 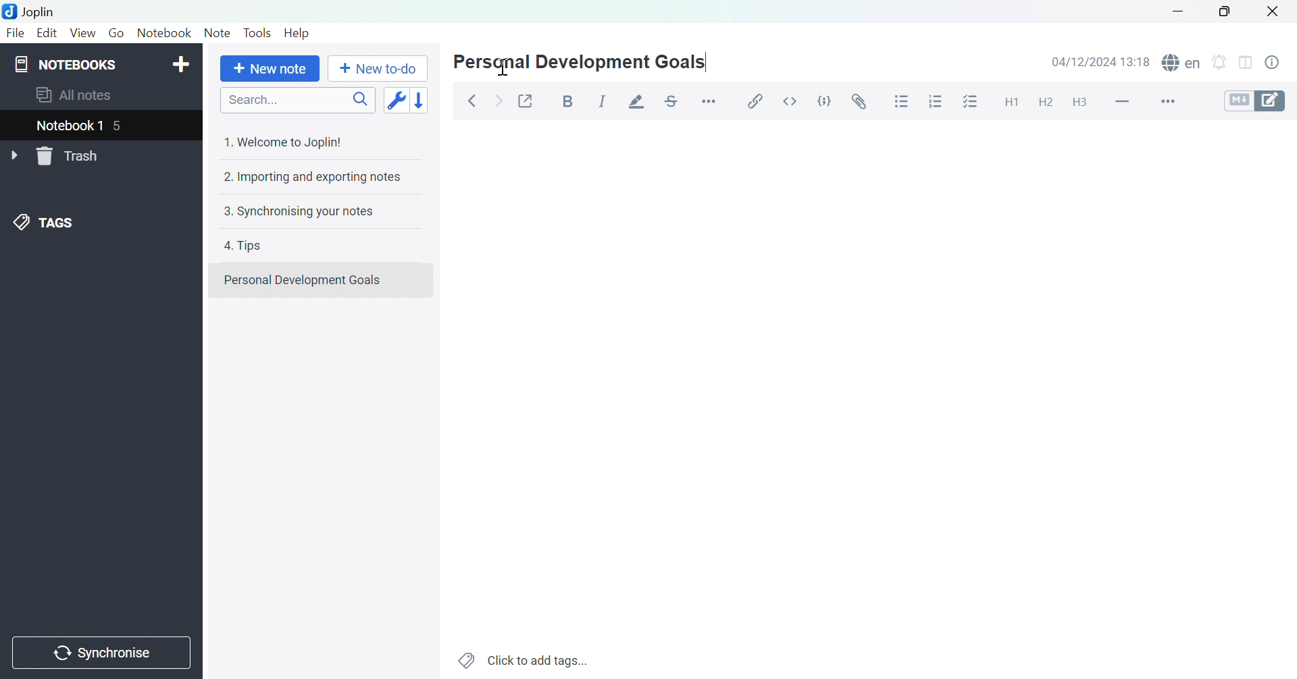 What do you see at coordinates (1176, 11) in the screenshot?
I see `Minimize` at bounding box center [1176, 11].